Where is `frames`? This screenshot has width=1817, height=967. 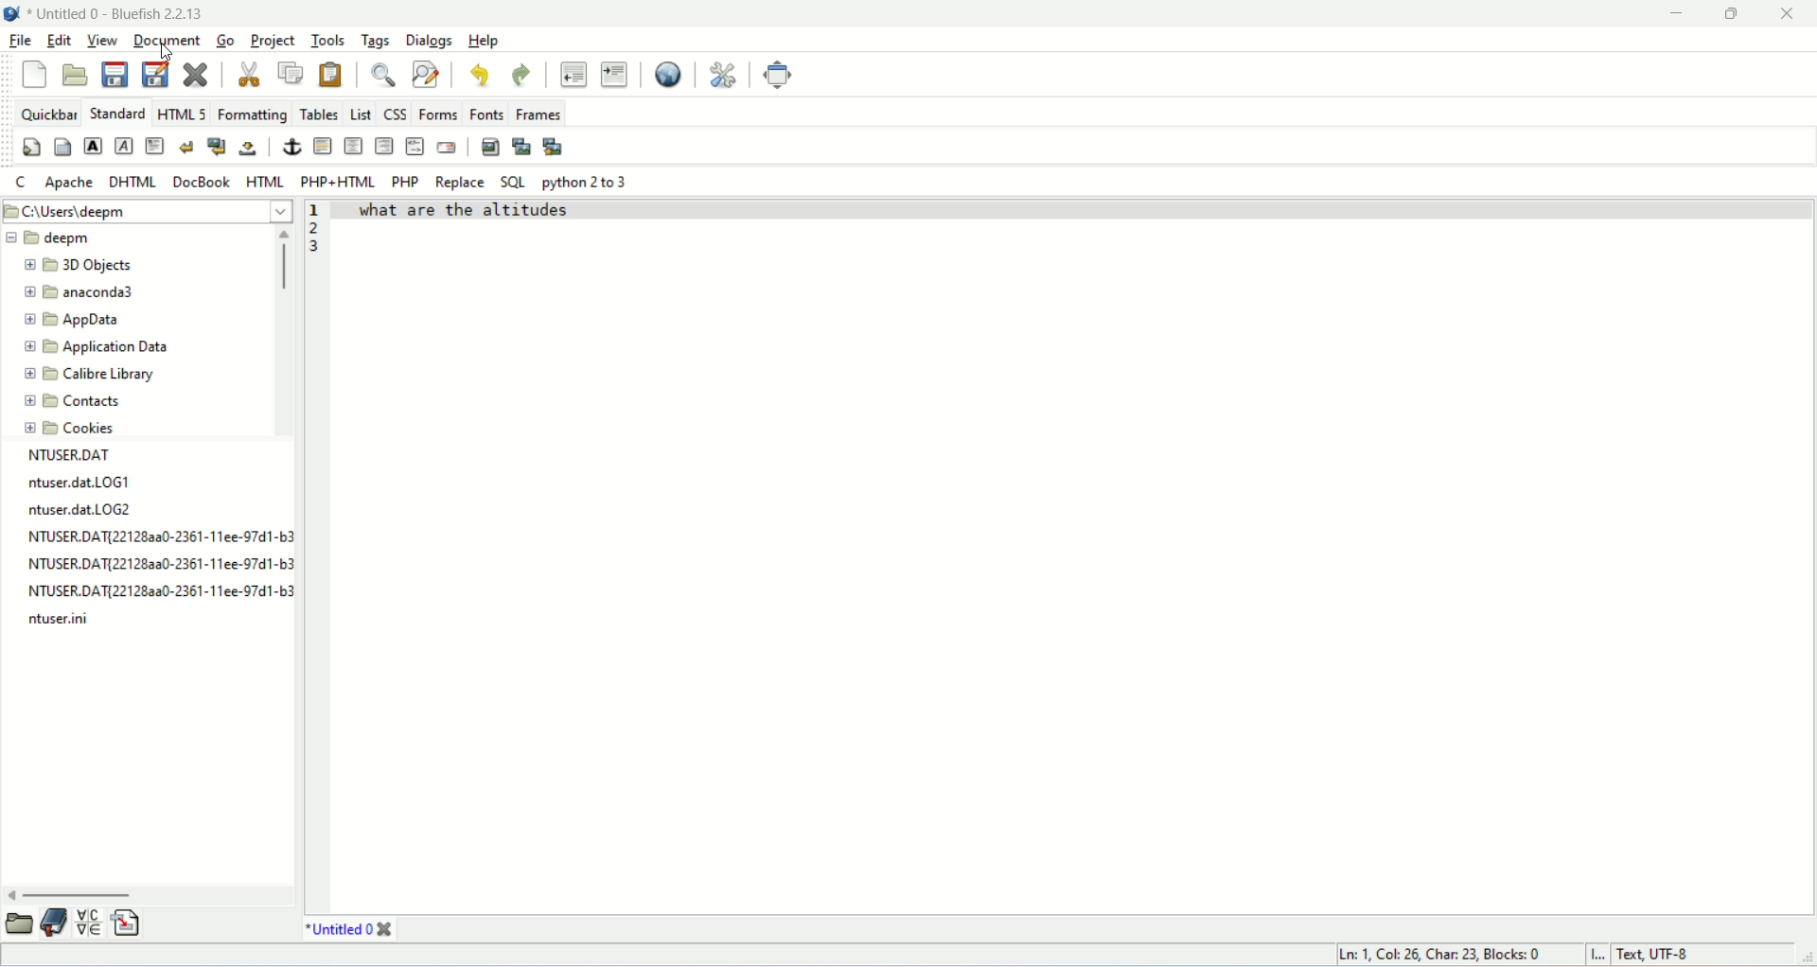
frames is located at coordinates (537, 111).